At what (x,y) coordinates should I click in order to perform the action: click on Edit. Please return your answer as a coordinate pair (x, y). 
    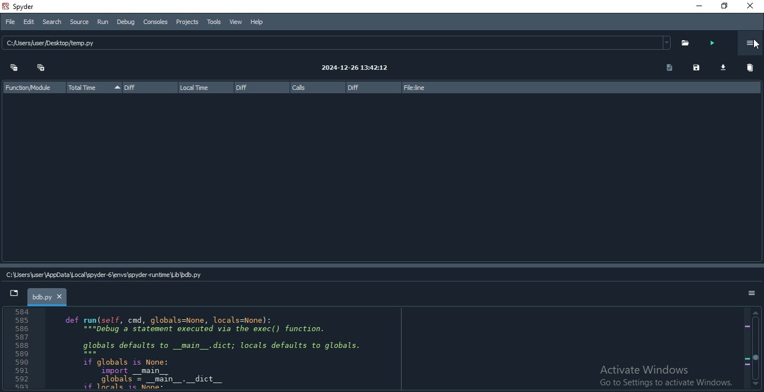
    Looking at the image, I should click on (29, 21).